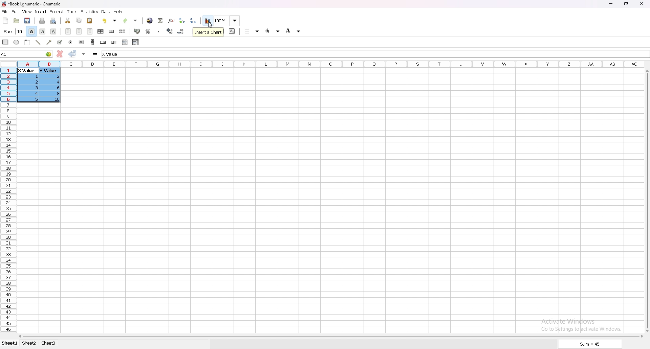 The height and width of the screenshot is (349, 650). I want to click on thousands separator, so click(159, 31).